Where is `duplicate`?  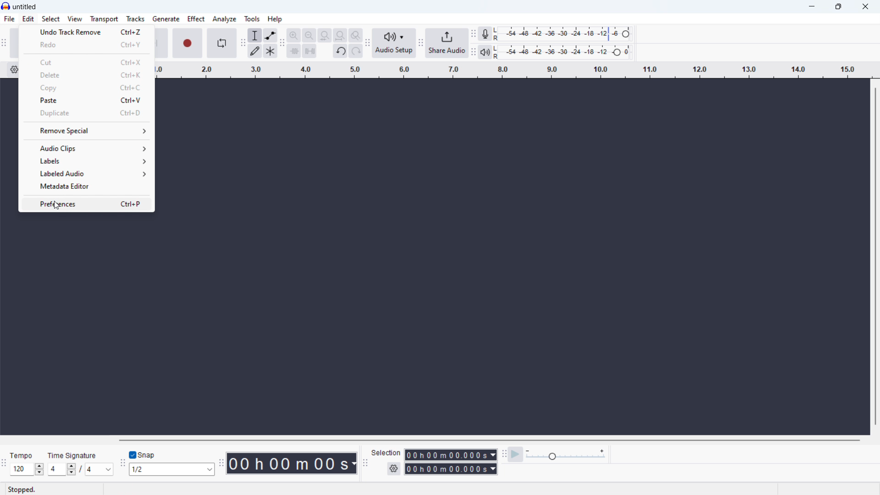 duplicate is located at coordinates (87, 114).